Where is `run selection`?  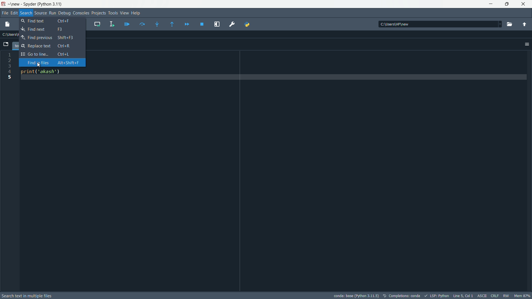
run selection is located at coordinates (112, 24).